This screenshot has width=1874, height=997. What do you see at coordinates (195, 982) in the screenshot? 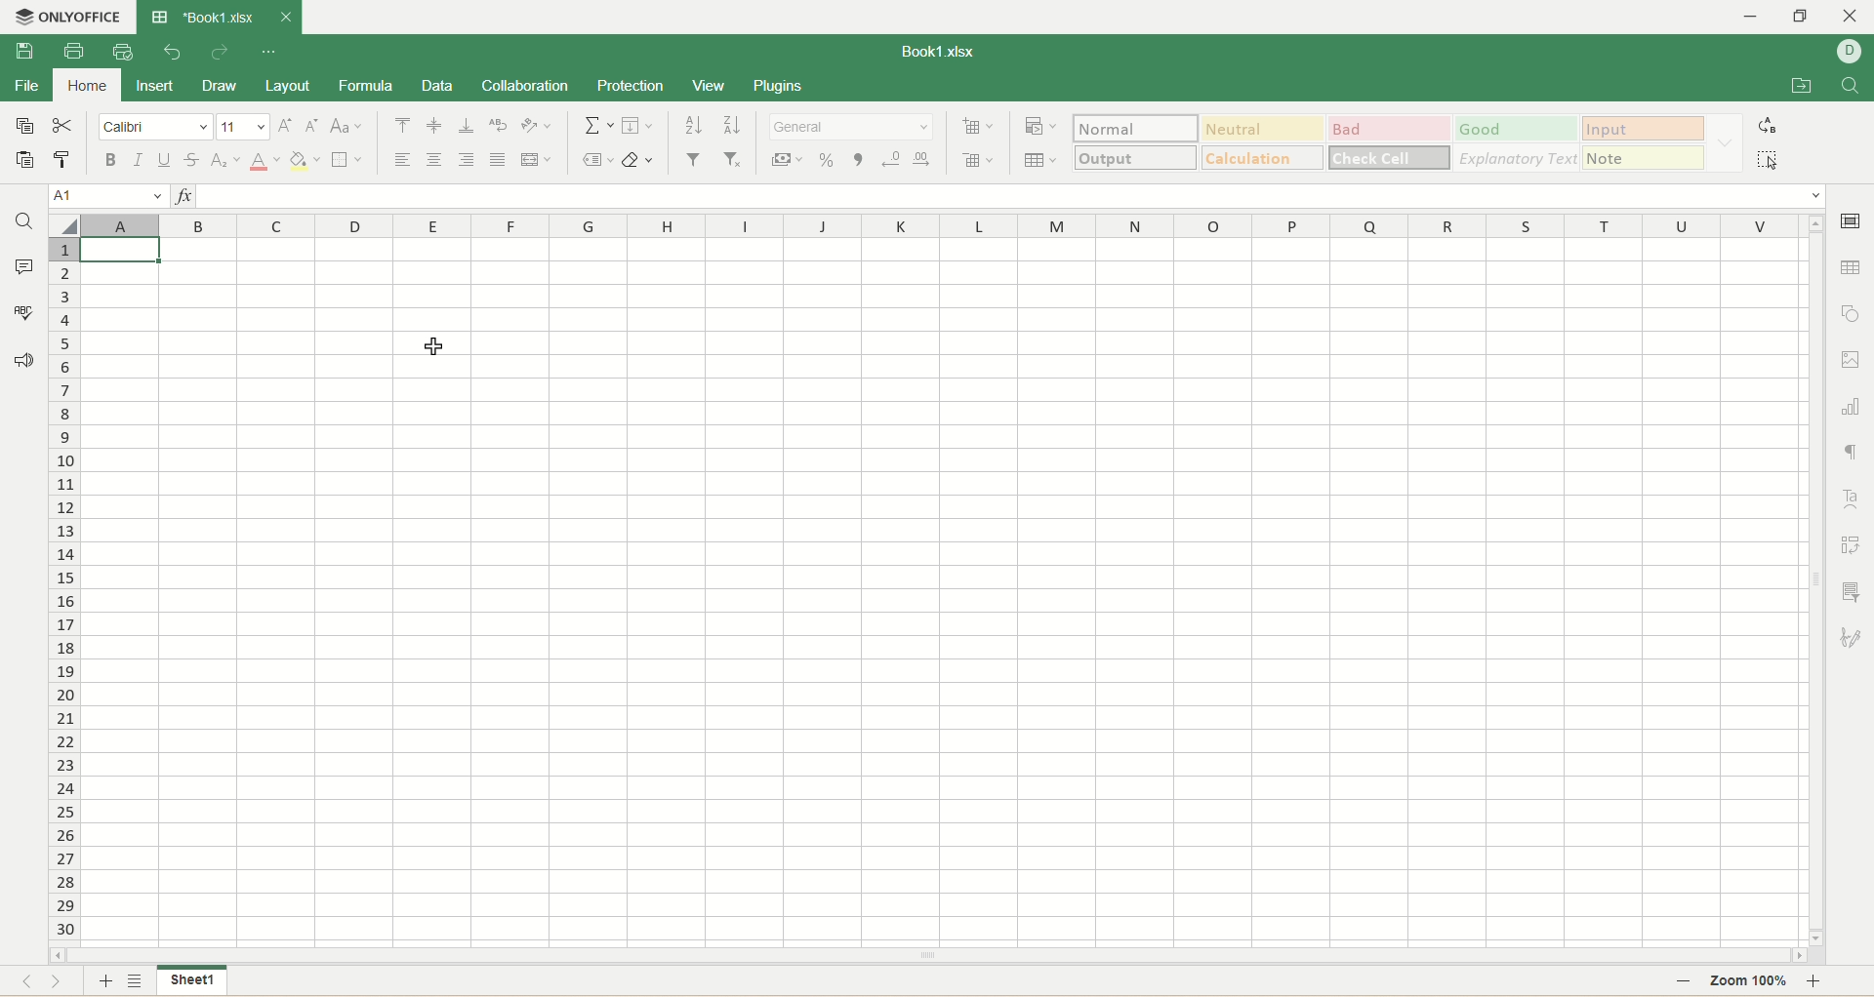
I see `sheet 1` at bounding box center [195, 982].